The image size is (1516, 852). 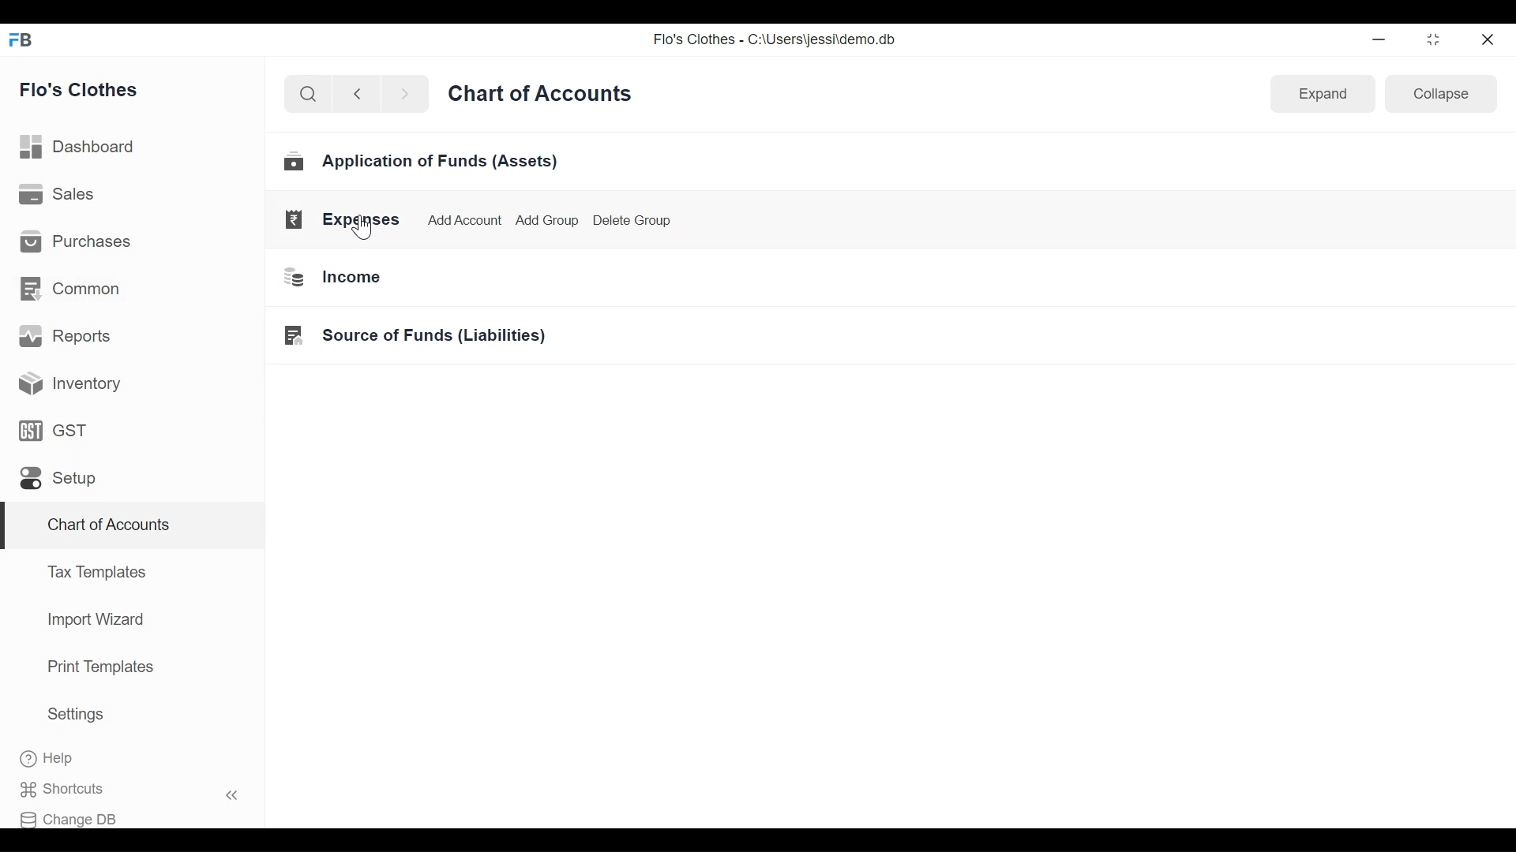 I want to click on Add Group, so click(x=550, y=219).